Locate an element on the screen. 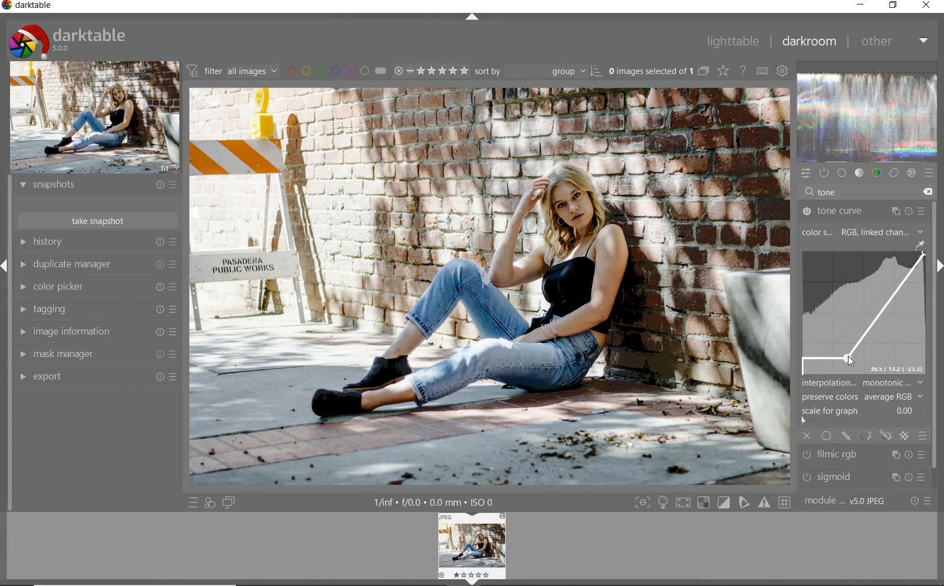 Image resolution: width=944 pixels, height=586 pixels. lighttable is located at coordinates (732, 43).